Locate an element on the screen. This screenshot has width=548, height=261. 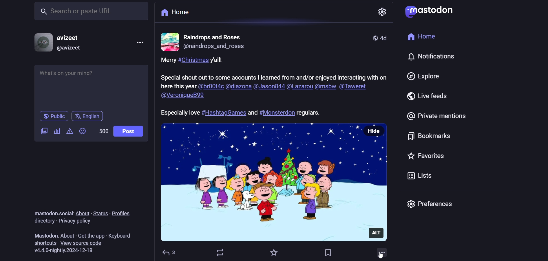
@taweret is located at coordinates (357, 87).